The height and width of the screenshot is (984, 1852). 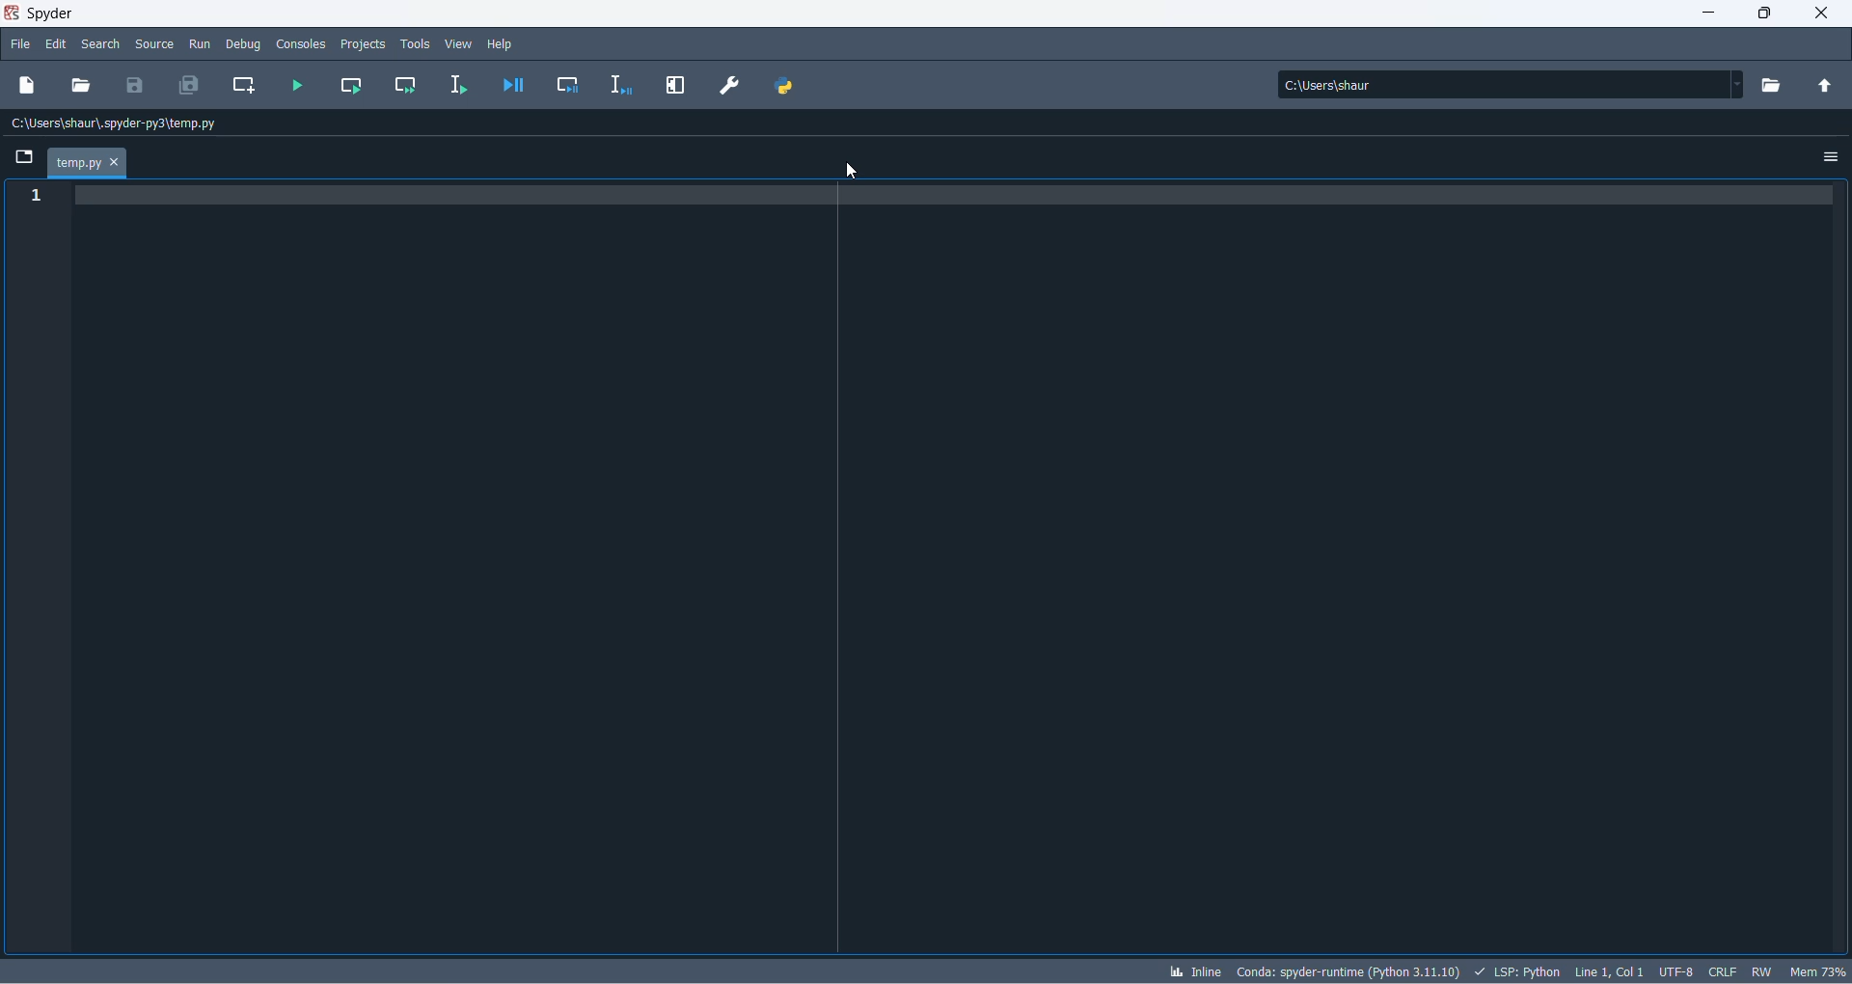 I want to click on line number, so click(x=41, y=198).